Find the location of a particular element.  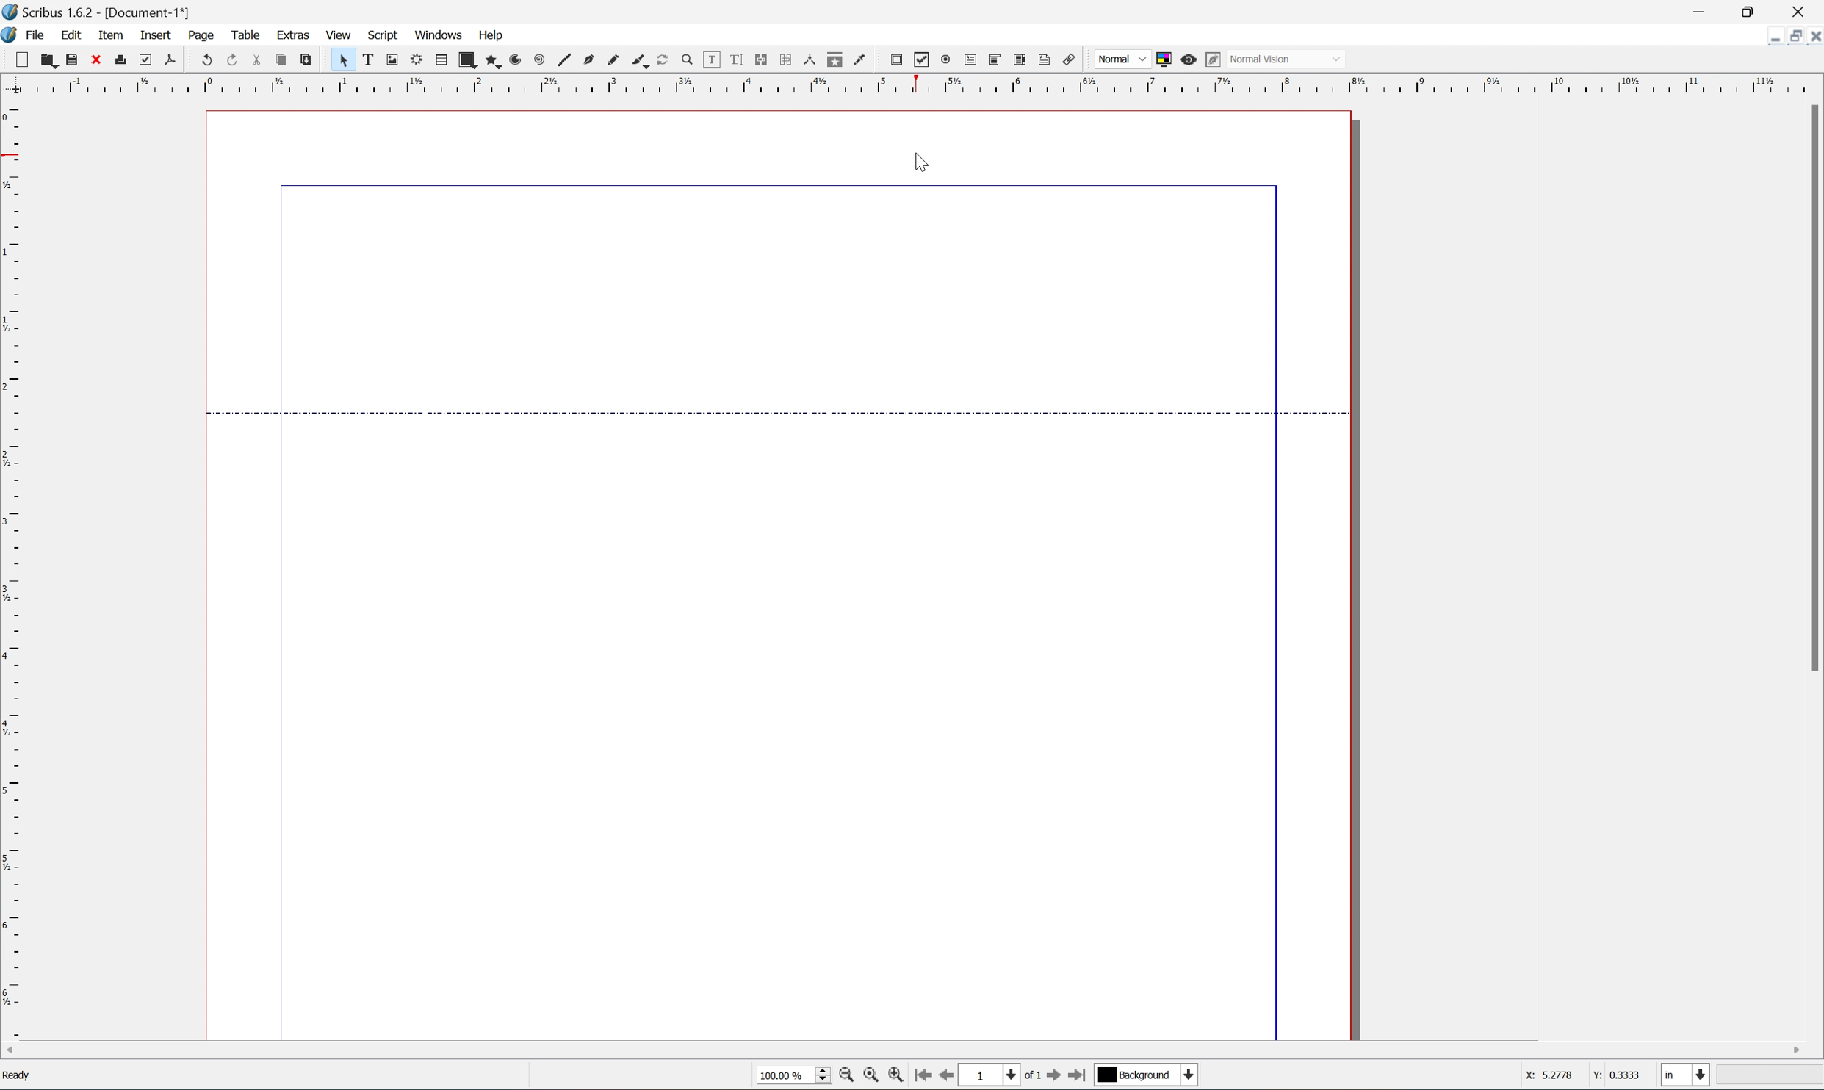

render frame is located at coordinates (418, 60).